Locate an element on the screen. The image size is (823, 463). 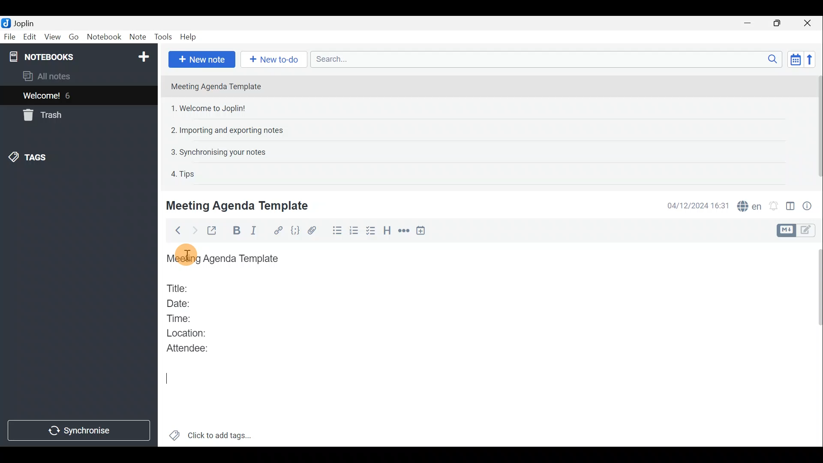
1. Welcome to Joplin! is located at coordinates (211, 108).